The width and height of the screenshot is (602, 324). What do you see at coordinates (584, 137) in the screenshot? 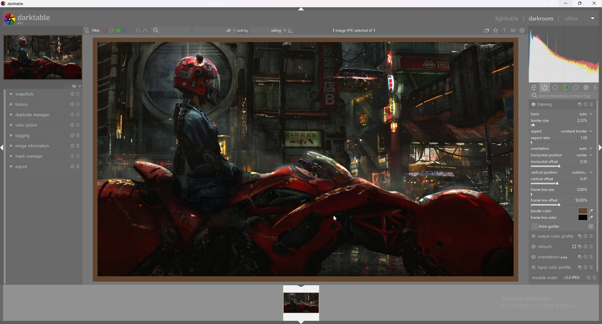
I see `percentage` at bounding box center [584, 137].